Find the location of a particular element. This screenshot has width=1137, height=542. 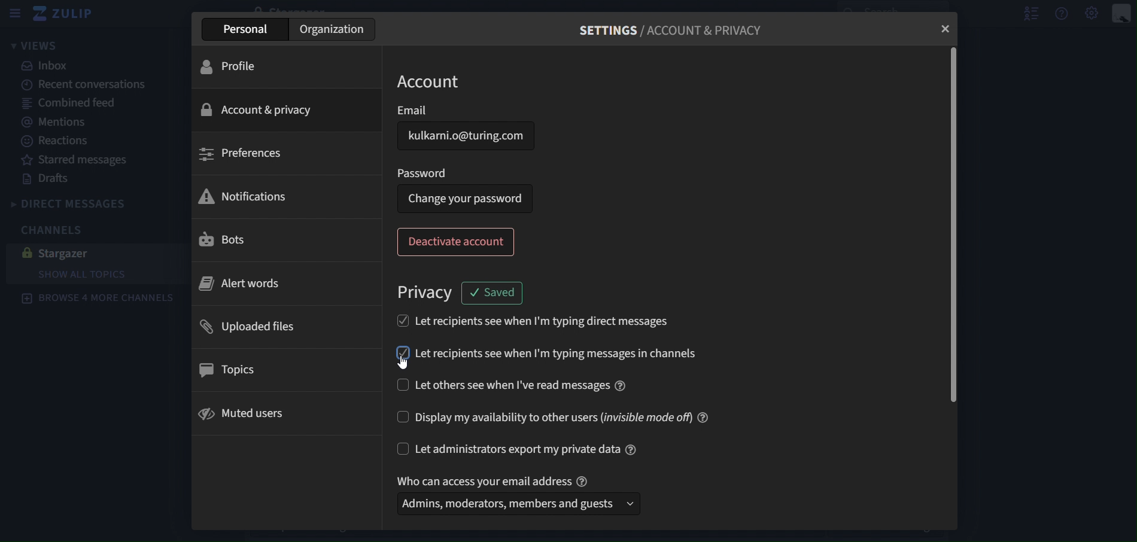

change your password is located at coordinates (464, 199).